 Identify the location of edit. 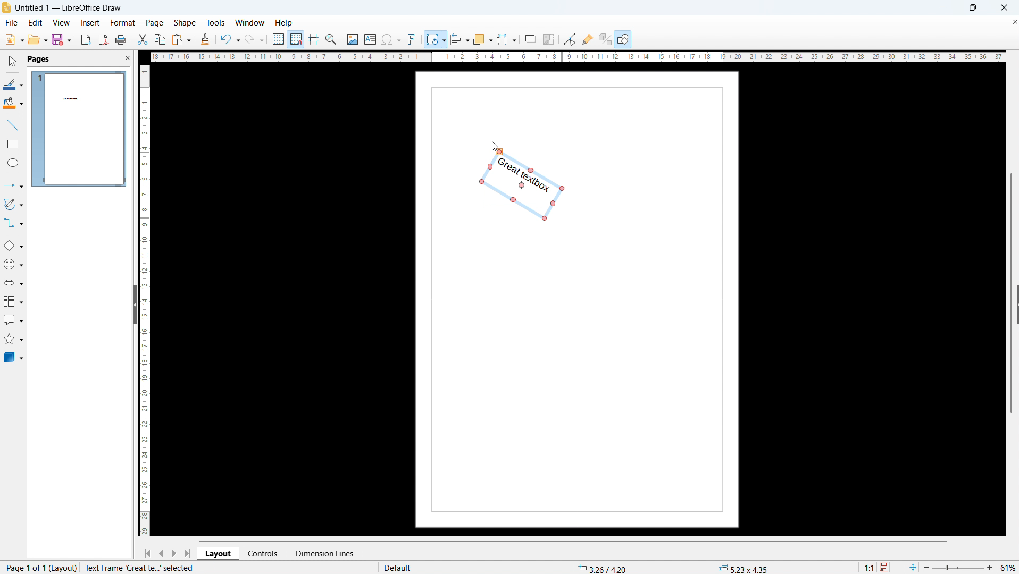
(35, 22).